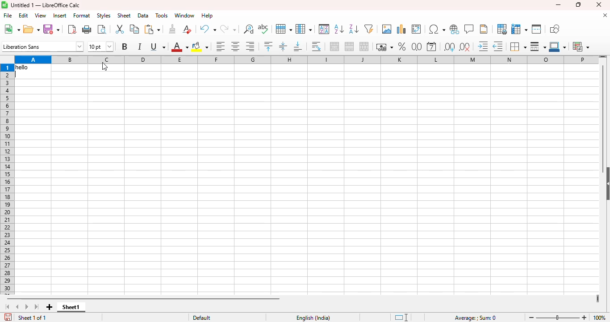 The width and height of the screenshot is (610, 322). Describe the element at coordinates (235, 46) in the screenshot. I see `align center` at that location.